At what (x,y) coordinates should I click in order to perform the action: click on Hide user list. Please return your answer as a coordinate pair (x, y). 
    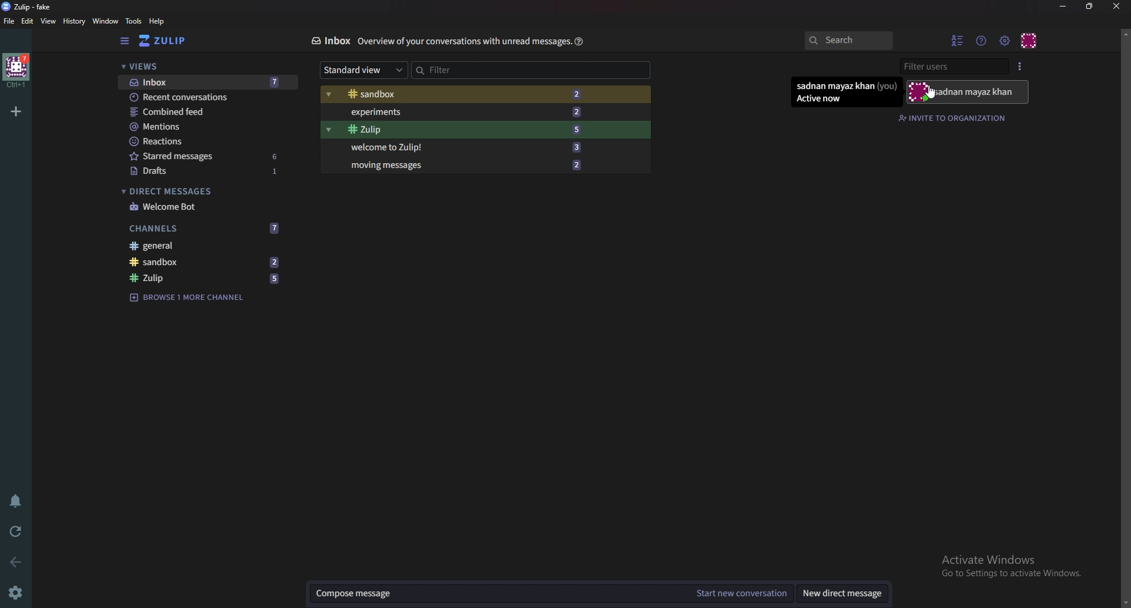
    Looking at the image, I should click on (957, 40).